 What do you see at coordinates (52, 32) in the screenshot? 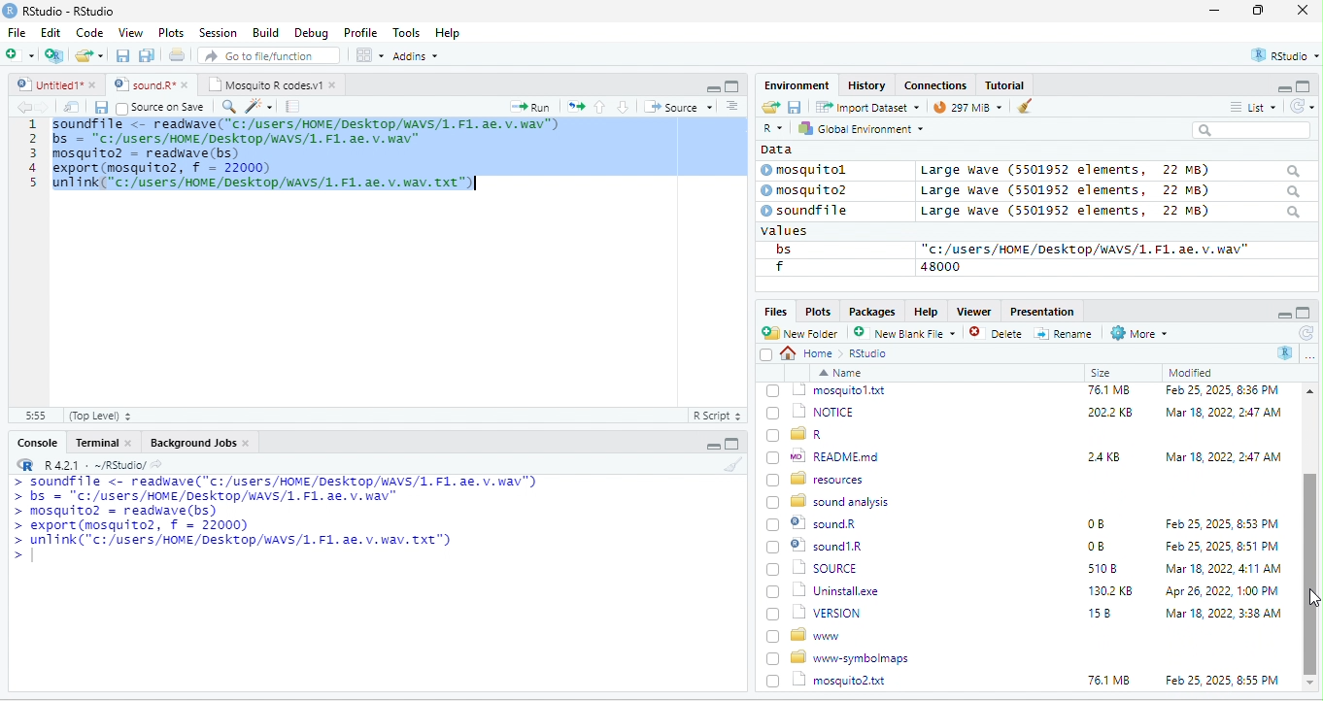
I see `Edit` at bounding box center [52, 32].